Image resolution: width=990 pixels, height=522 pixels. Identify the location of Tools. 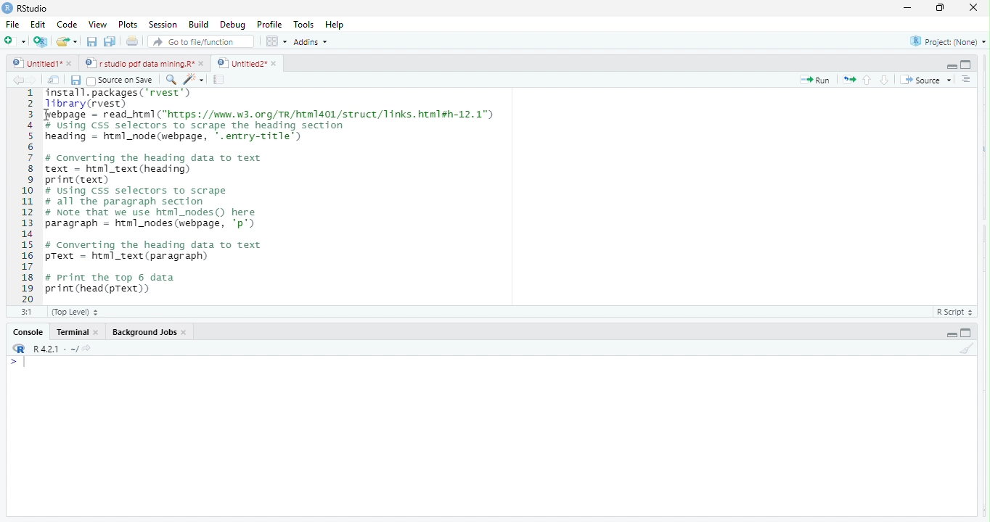
(305, 24).